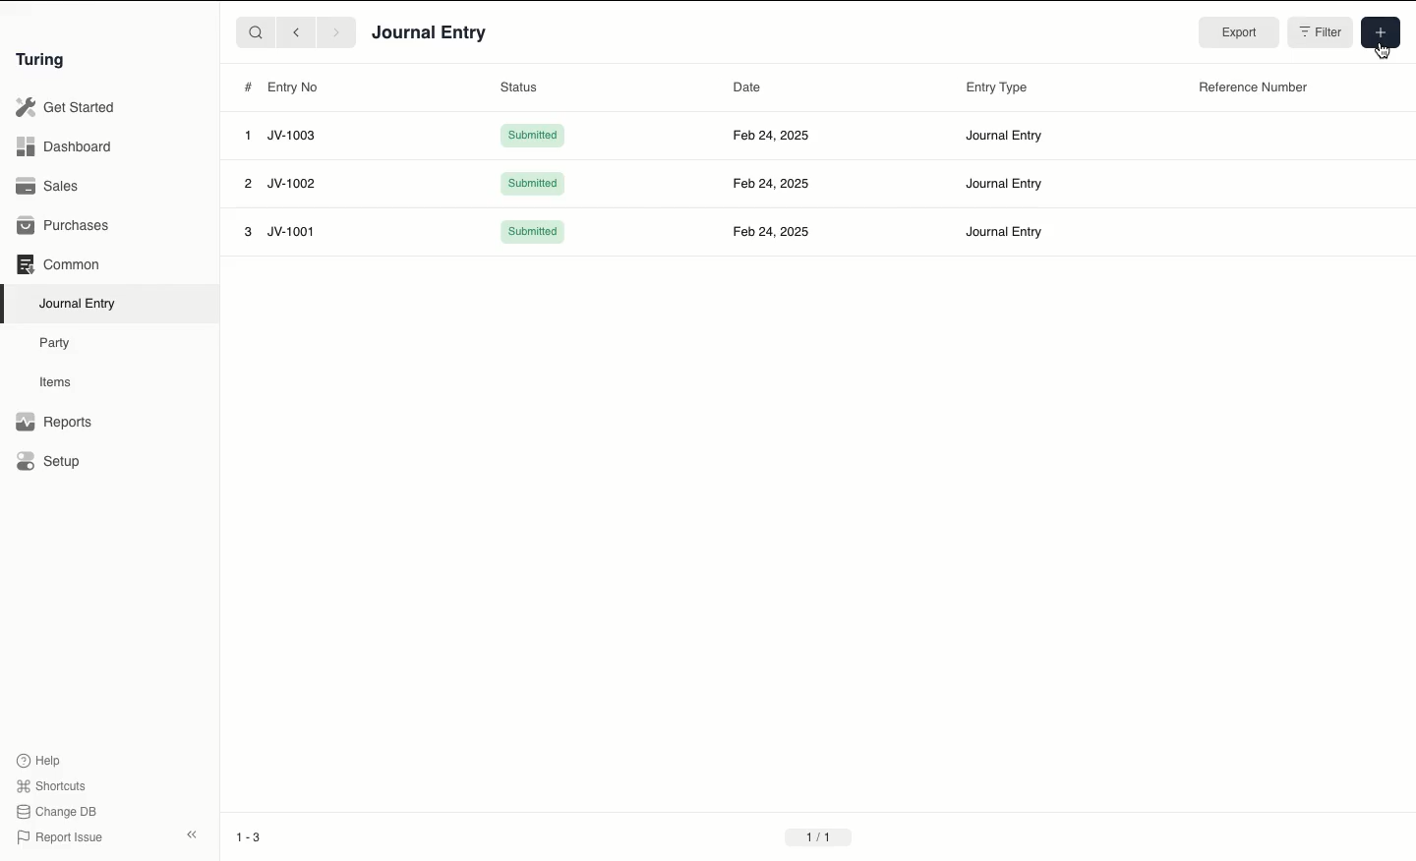 This screenshot has width=1416, height=861. What do you see at coordinates (248, 184) in the screenshot?
I see `2` at bounding box center [248, 184].